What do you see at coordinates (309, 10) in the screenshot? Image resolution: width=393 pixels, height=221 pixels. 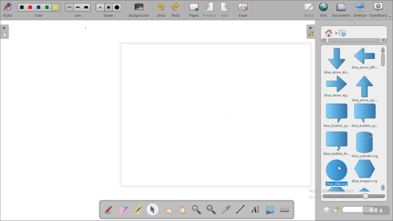 I see `board` at bounding box center [309, 10].